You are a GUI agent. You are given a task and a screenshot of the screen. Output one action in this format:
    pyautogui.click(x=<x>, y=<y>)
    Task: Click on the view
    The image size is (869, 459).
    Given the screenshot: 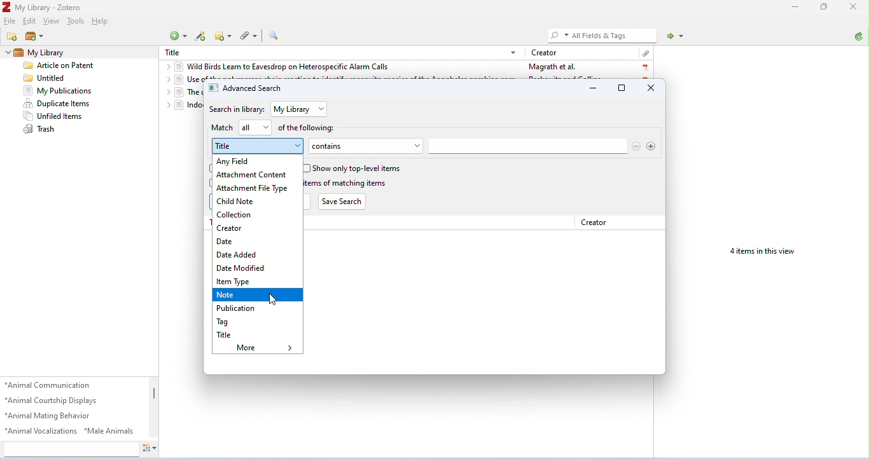 What is the action you would take?
    pyautogui.click(x=52, y=22)
    